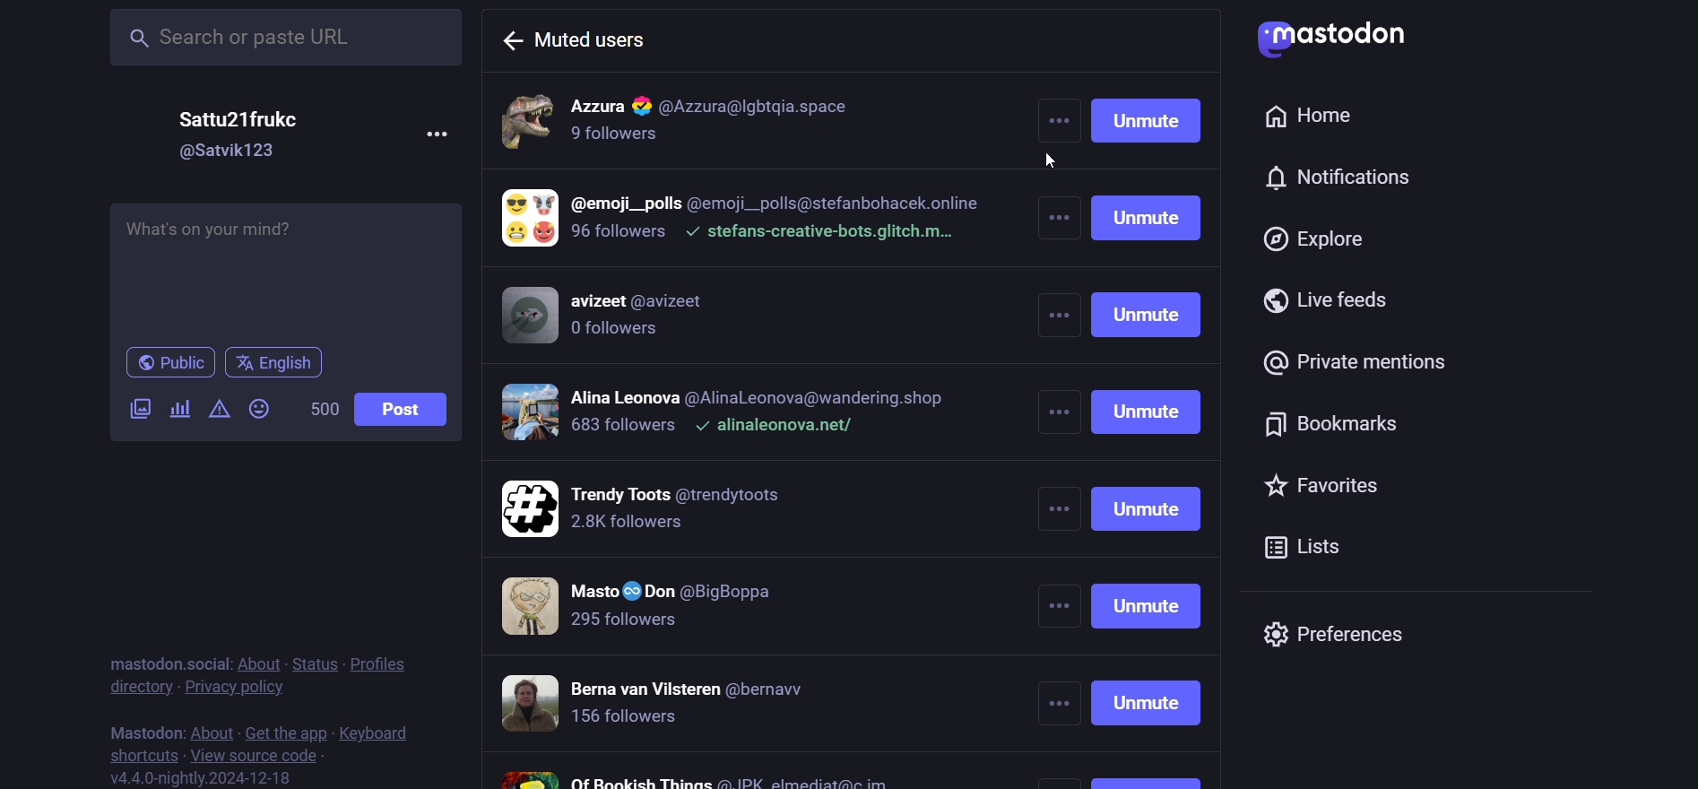 This screenshot has width=1698, height=789. I want to click on muter users 5, so click(652, 505).